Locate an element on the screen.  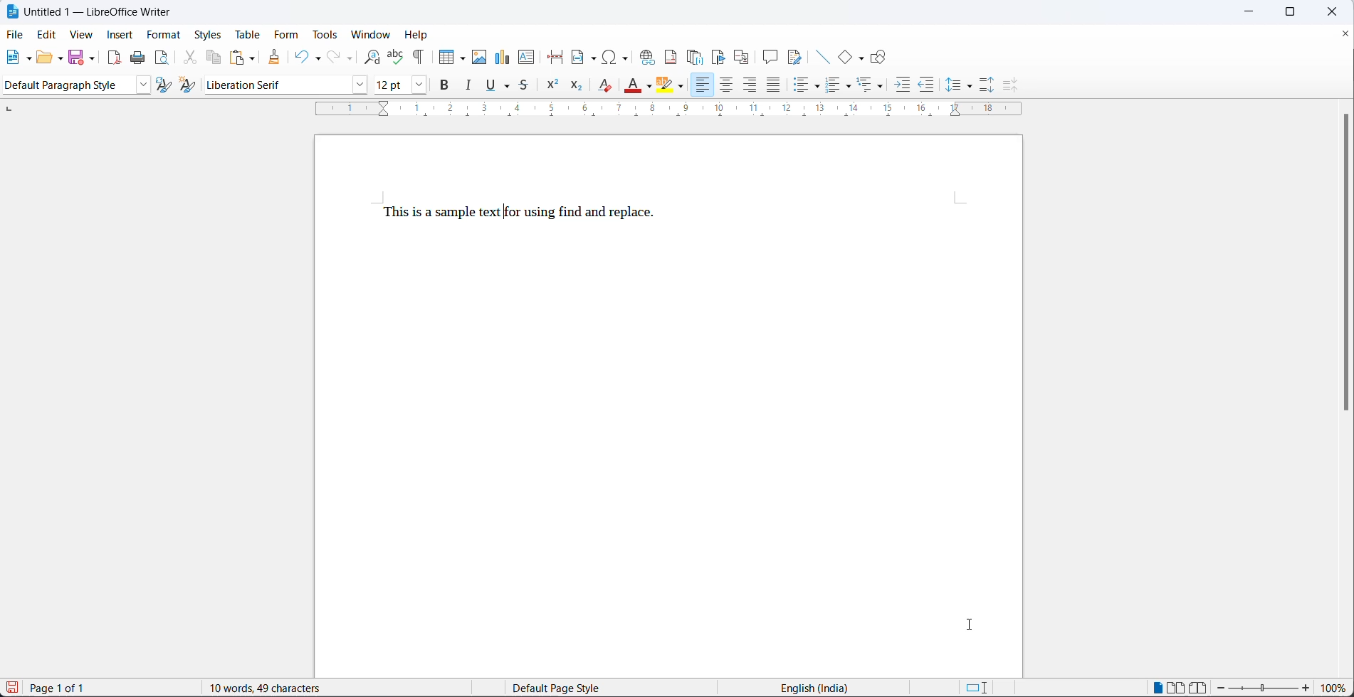
new file is located at coordinates (15, 60).